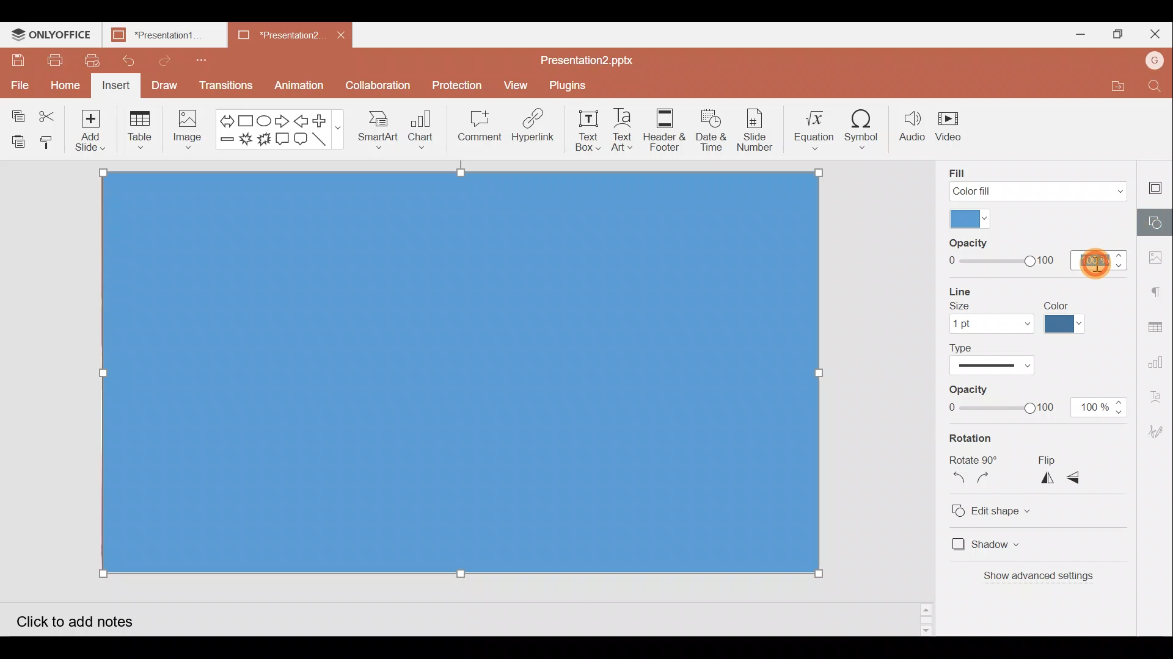  I want to click on Signature settings, so click(1158, 430).